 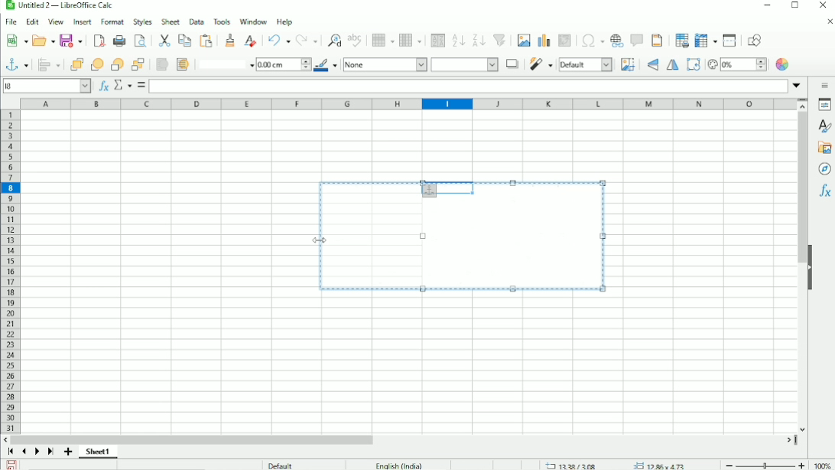 I want to click on Image mode, so click(x=586, y=64).